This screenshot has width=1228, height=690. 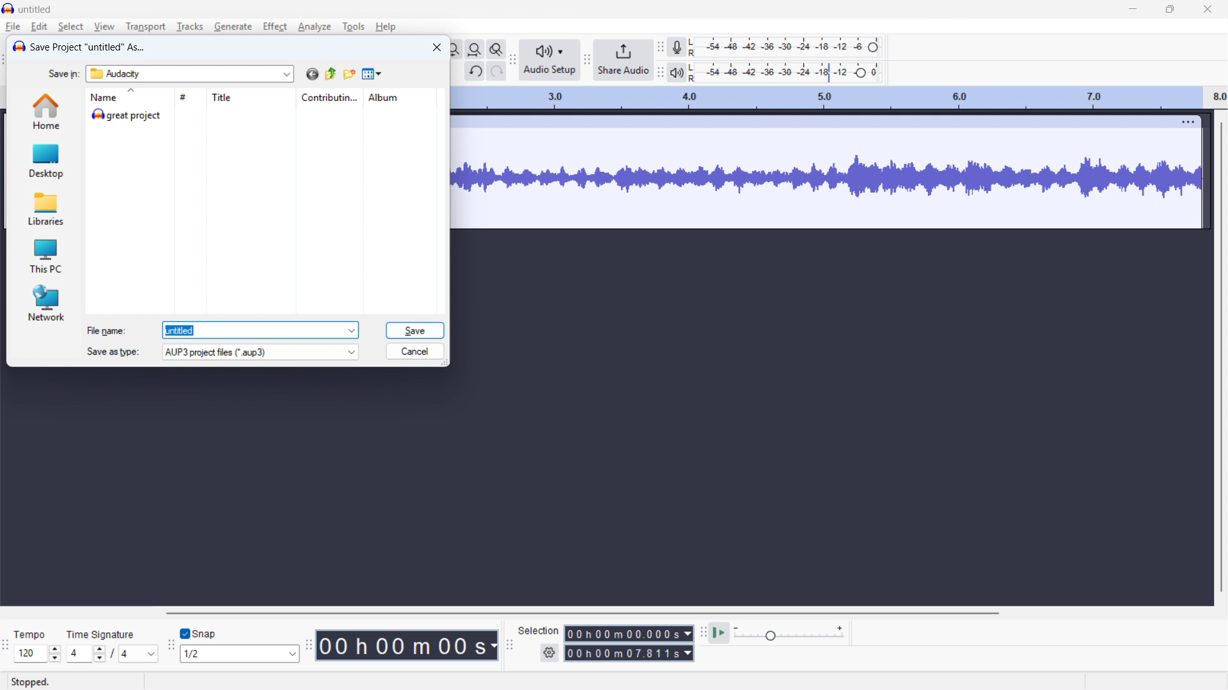 I want to click on redo, so click(x=497, y=72).